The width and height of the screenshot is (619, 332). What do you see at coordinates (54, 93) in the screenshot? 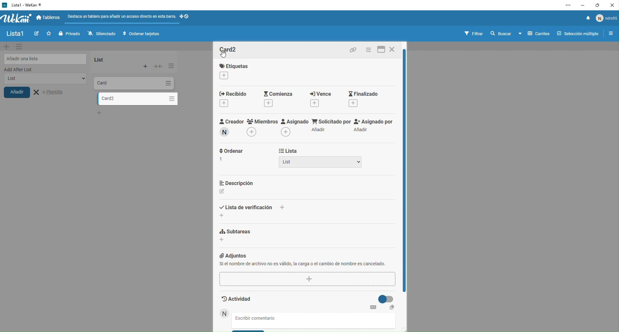
I see `Plantilla` at bounding box center [54, 93].